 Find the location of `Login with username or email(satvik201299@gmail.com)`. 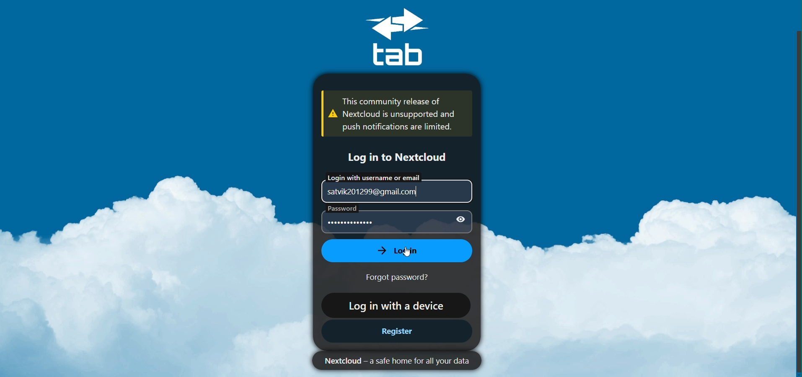

Login with username or email(satvik201299@gmail.com) is located at coordinates (394, 186).